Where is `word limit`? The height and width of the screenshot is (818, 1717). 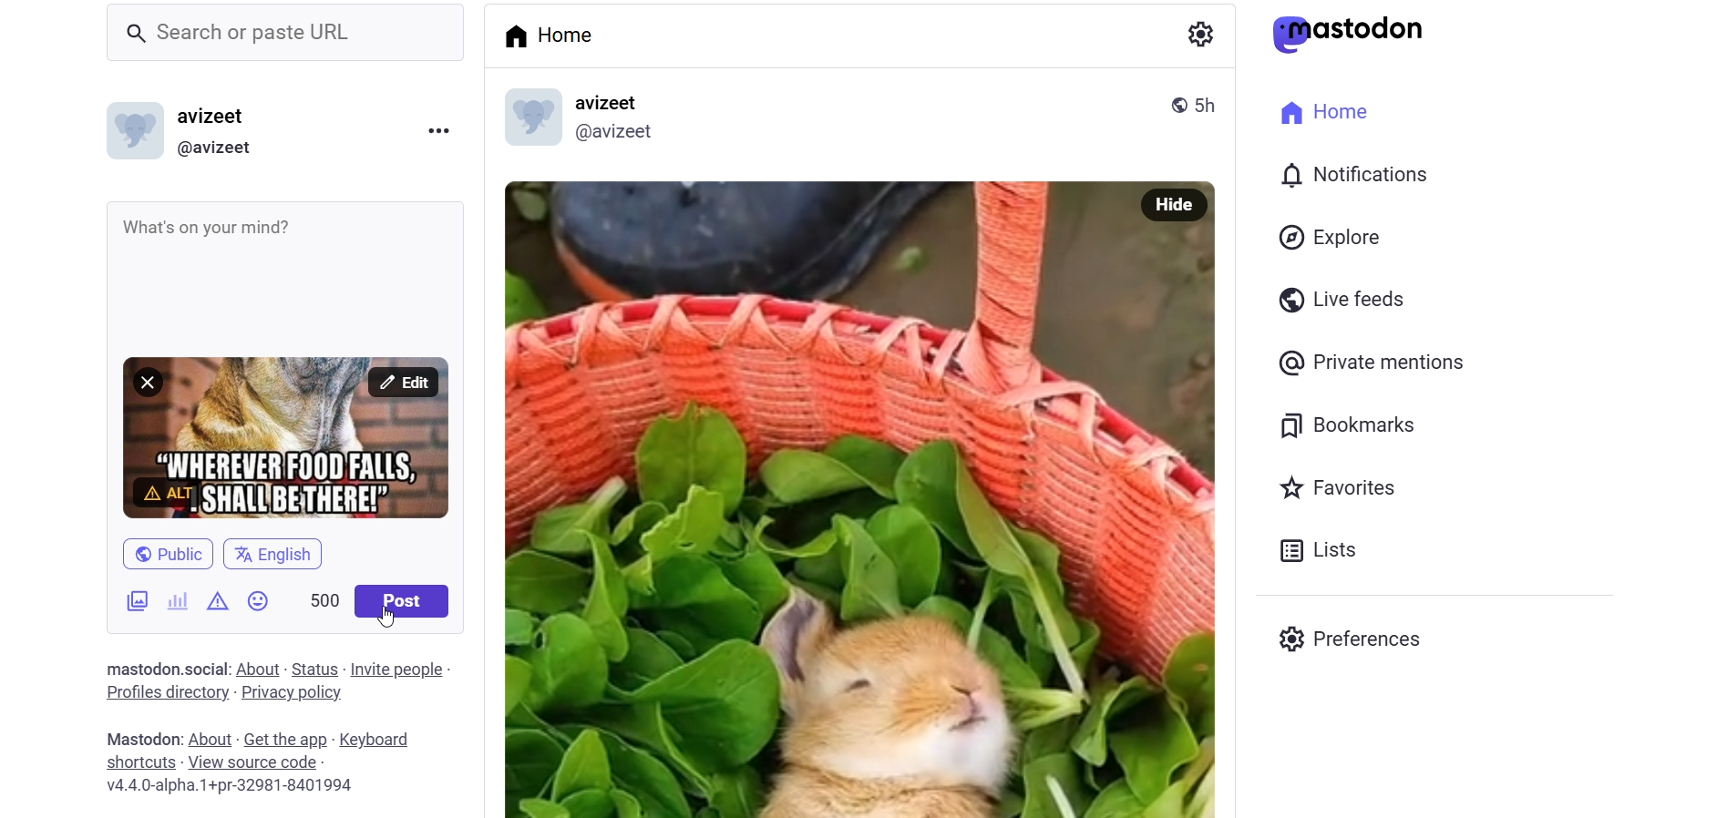
word limit is located at coordinates (325, 597).